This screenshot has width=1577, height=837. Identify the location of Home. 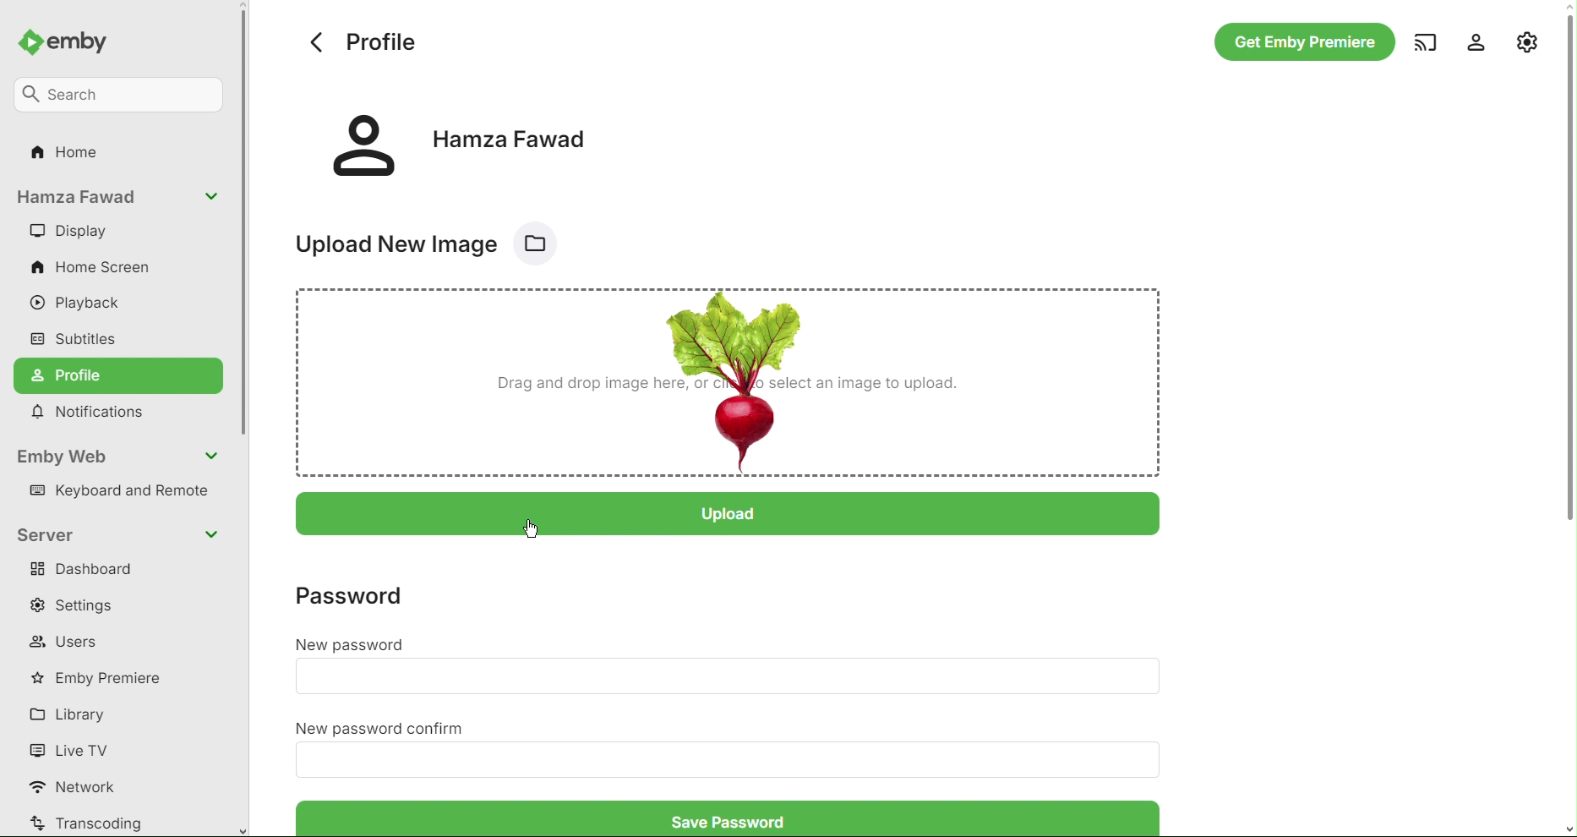
(68, 156).